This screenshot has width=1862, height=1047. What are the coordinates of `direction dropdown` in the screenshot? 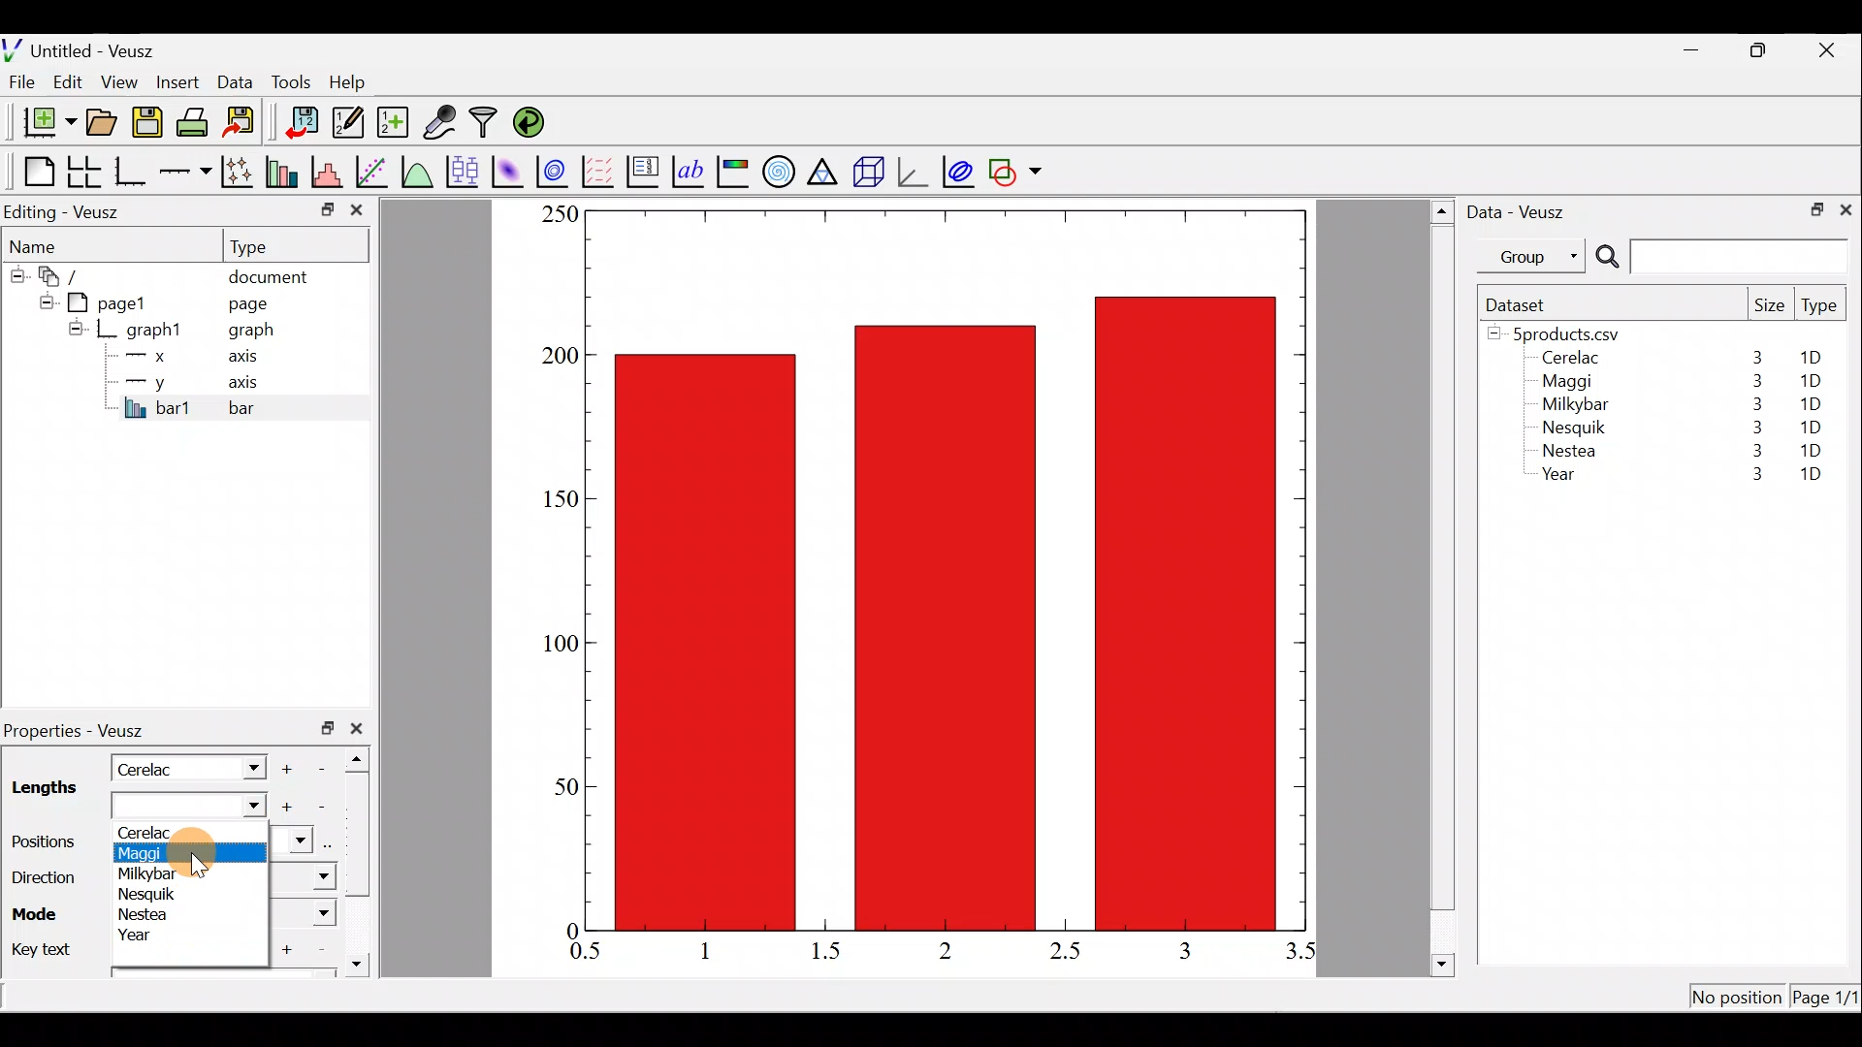 It's located at (299, 878).